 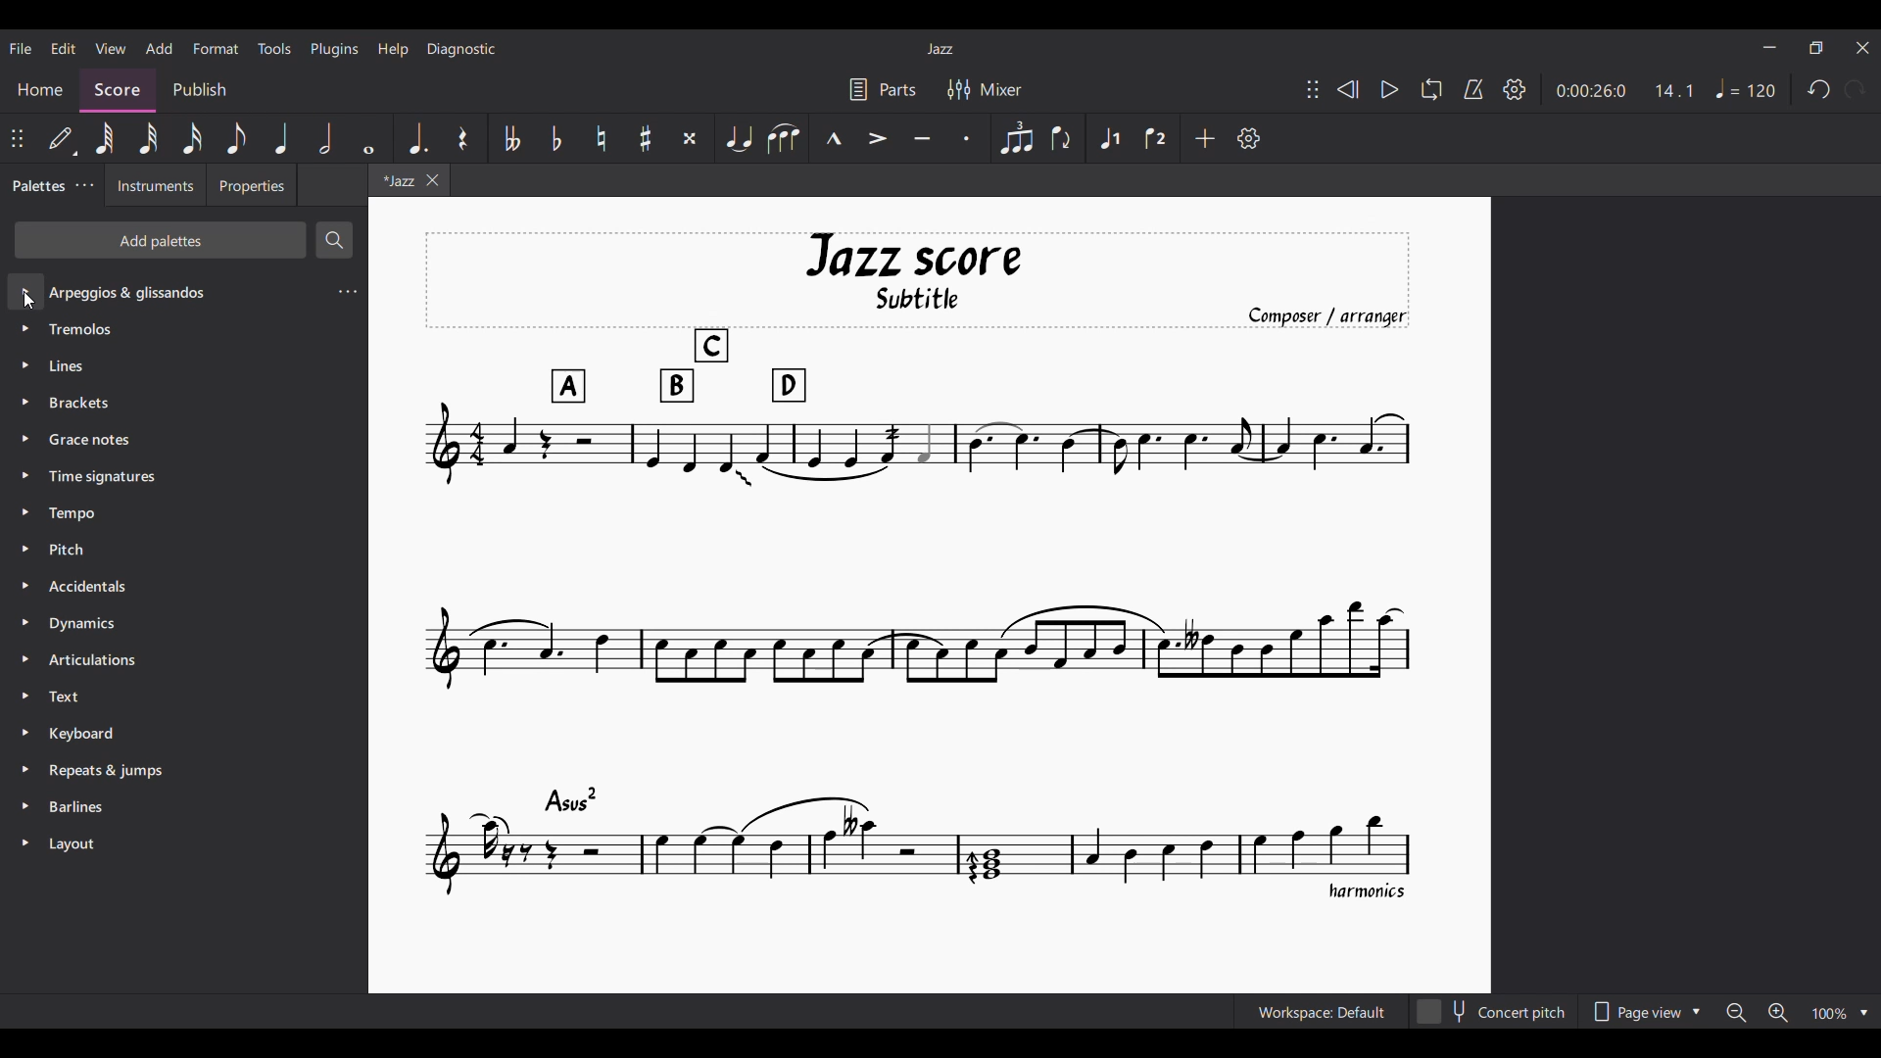 I want to click on Brackets, so click(x=92, y=402).